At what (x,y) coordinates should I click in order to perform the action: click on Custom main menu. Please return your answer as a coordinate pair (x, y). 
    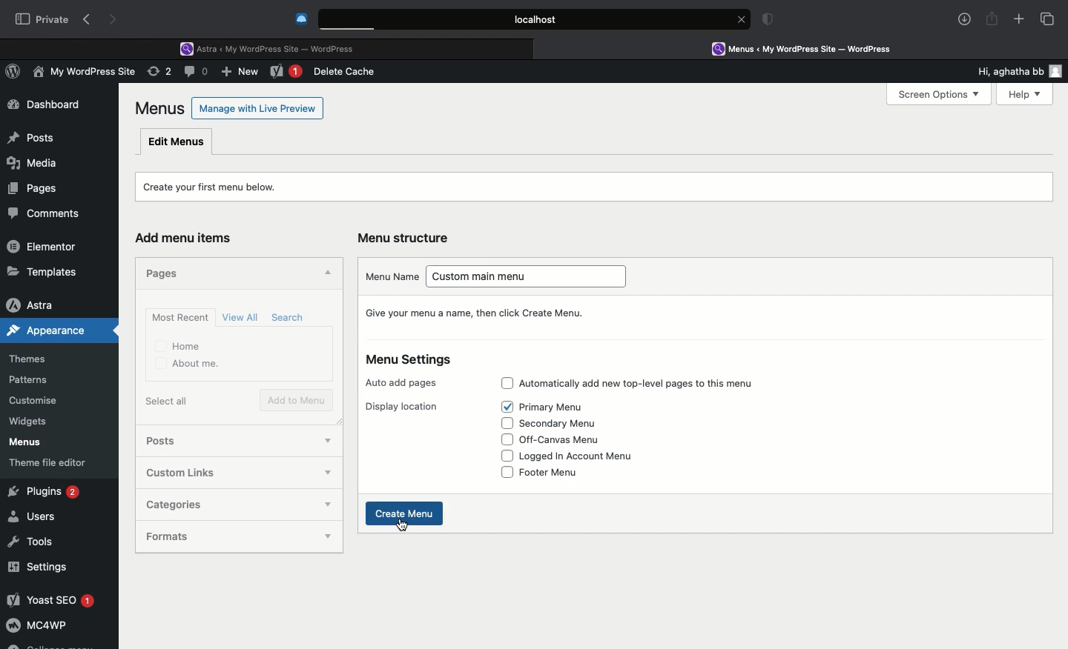
    Looking at the image, I should click on (532, 279).